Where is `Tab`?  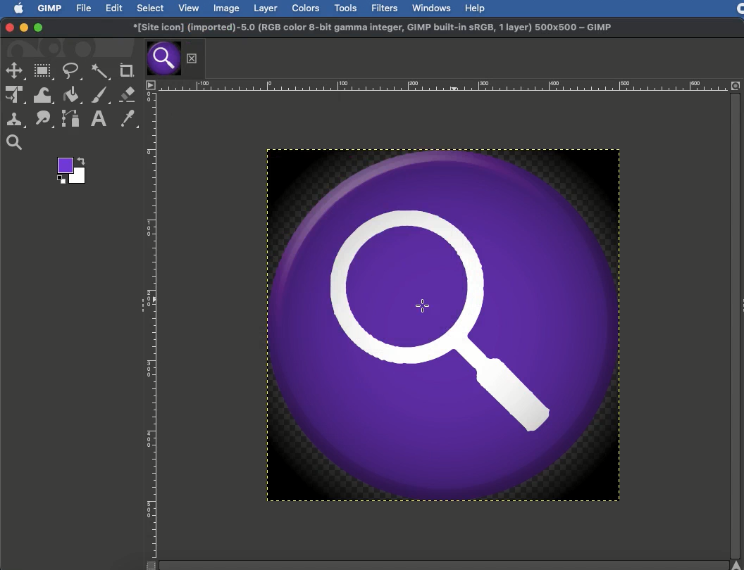 Tab is located at coordinates (163, 58).